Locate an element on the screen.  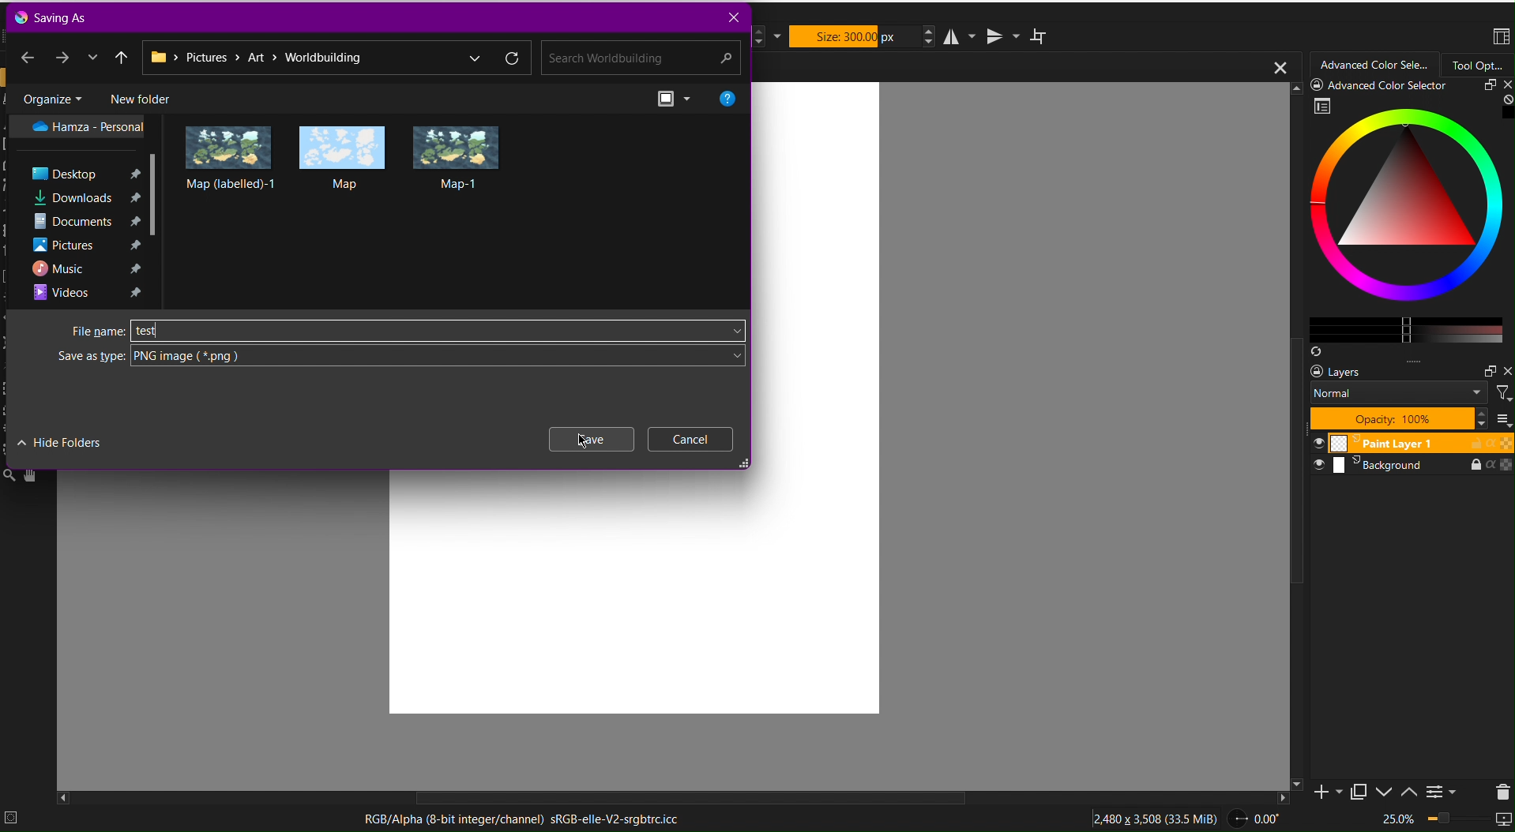
Dimensions is located at coordinates (1158, 816).